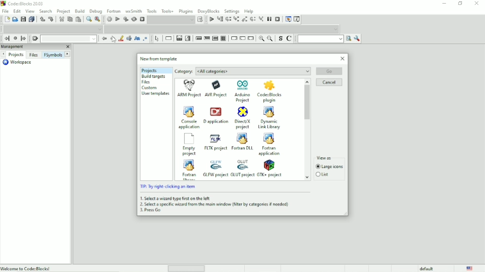  I want to click on Rebuild, so click(134, 19).